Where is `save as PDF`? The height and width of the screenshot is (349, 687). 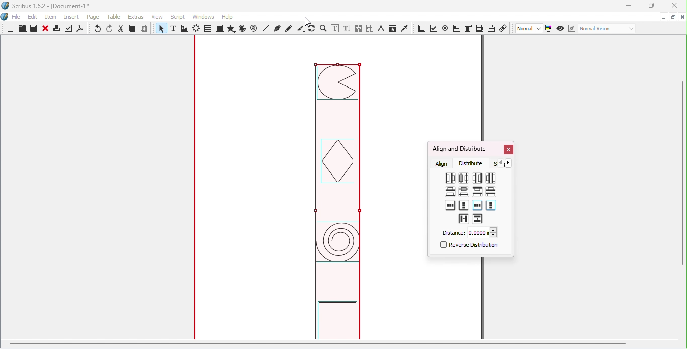
save as PDF is located at coordinates (81, 30).